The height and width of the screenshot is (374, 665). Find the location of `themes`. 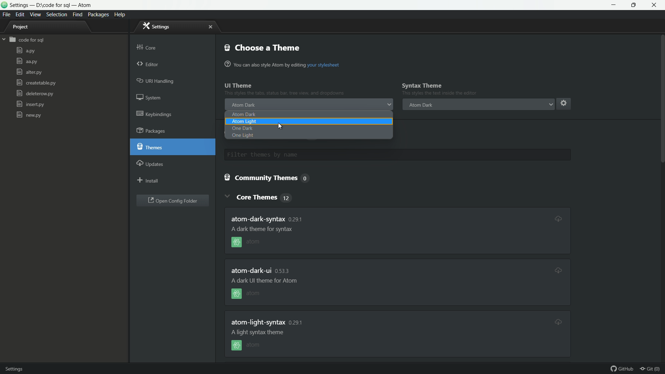

themes is located at coordinates (151, 147).